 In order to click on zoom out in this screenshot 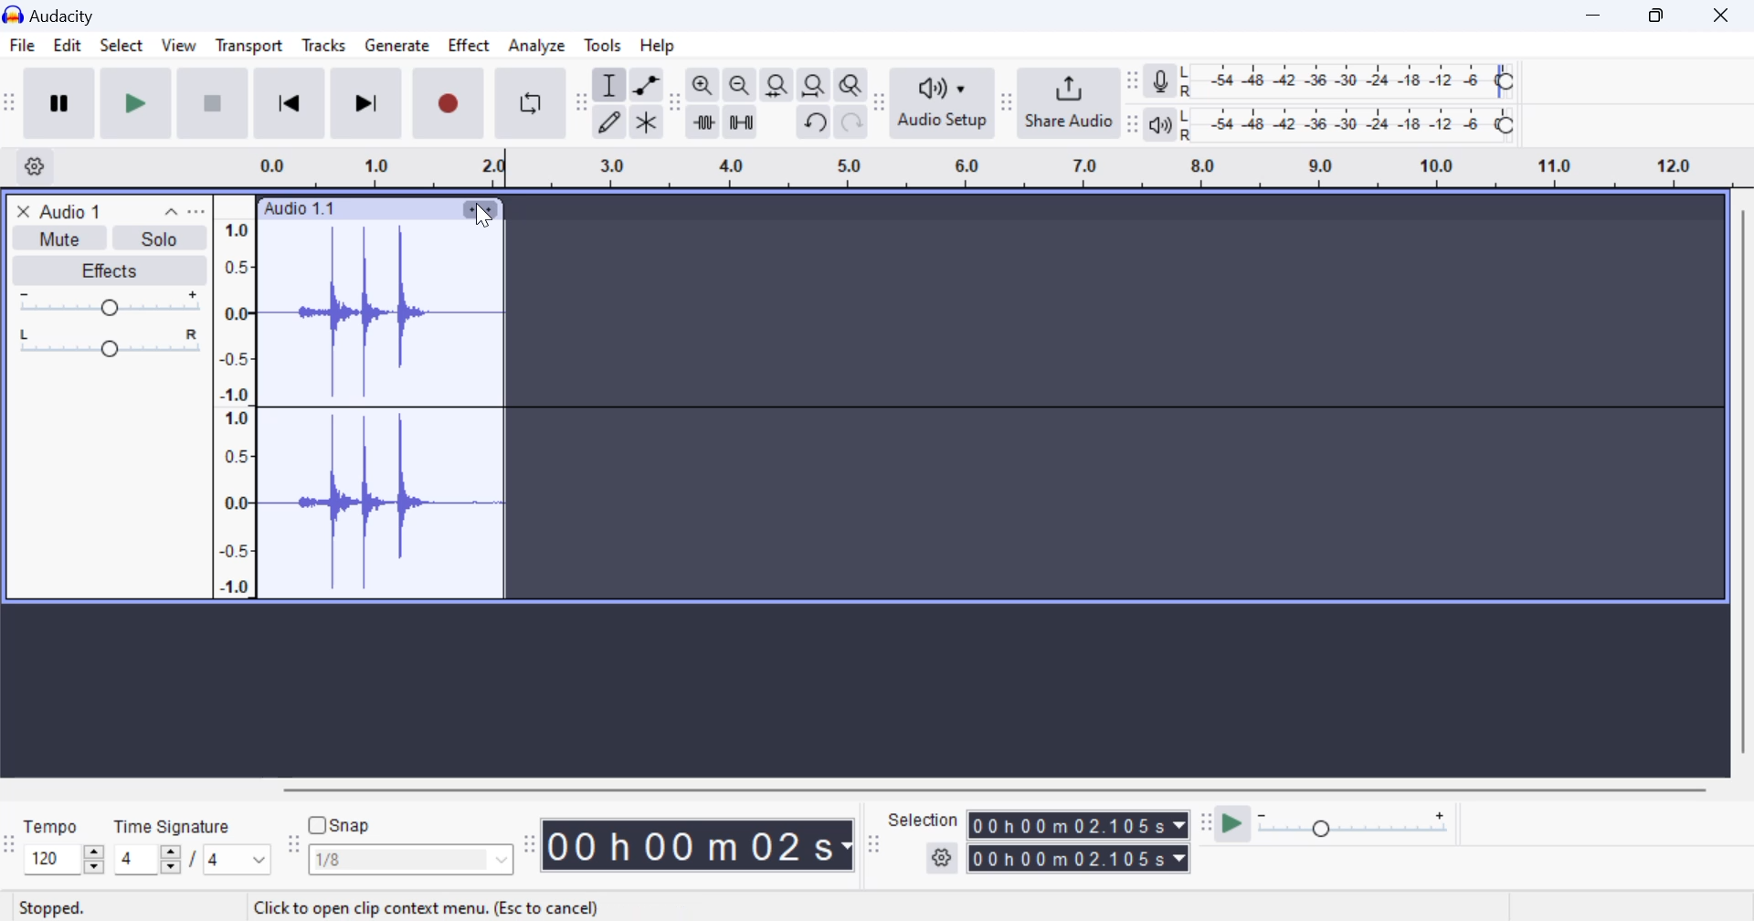, I will do `click(739, 87)`.